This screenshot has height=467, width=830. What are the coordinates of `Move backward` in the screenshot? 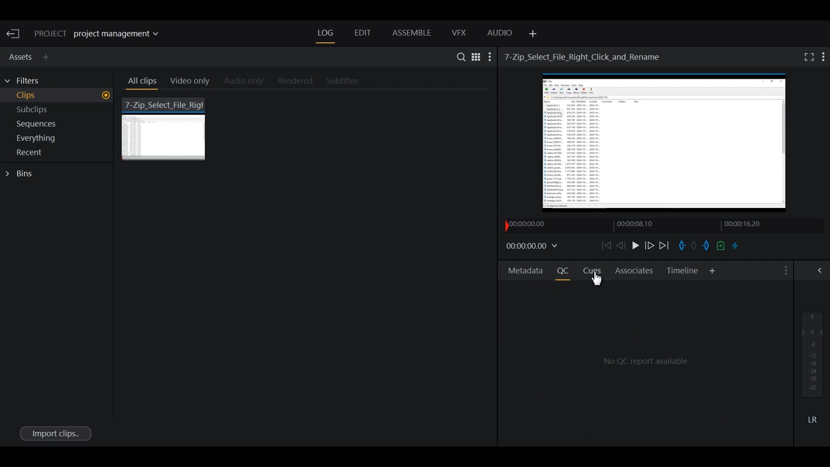 It's located at (605, 245).